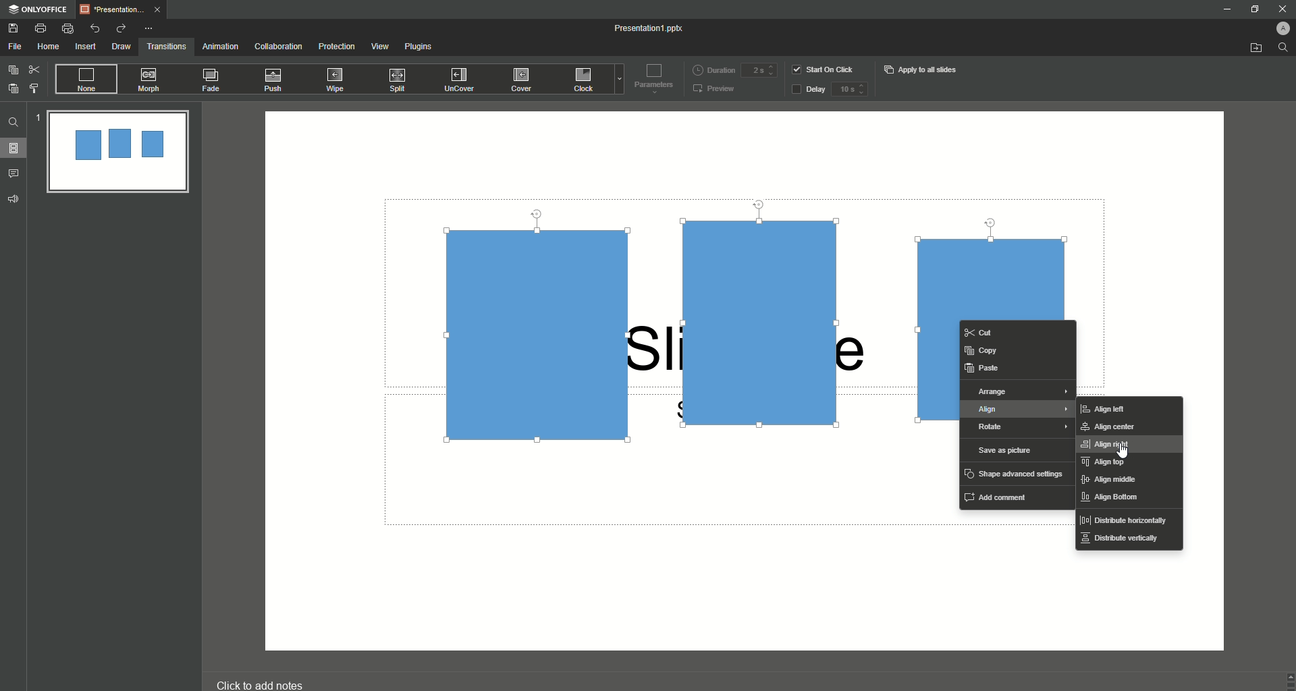 This screenshot has height=691, width=1296. What do you see at coordinates (151, 80) in the screenshot?
I see `Morph` at bounding box center [151, 80].